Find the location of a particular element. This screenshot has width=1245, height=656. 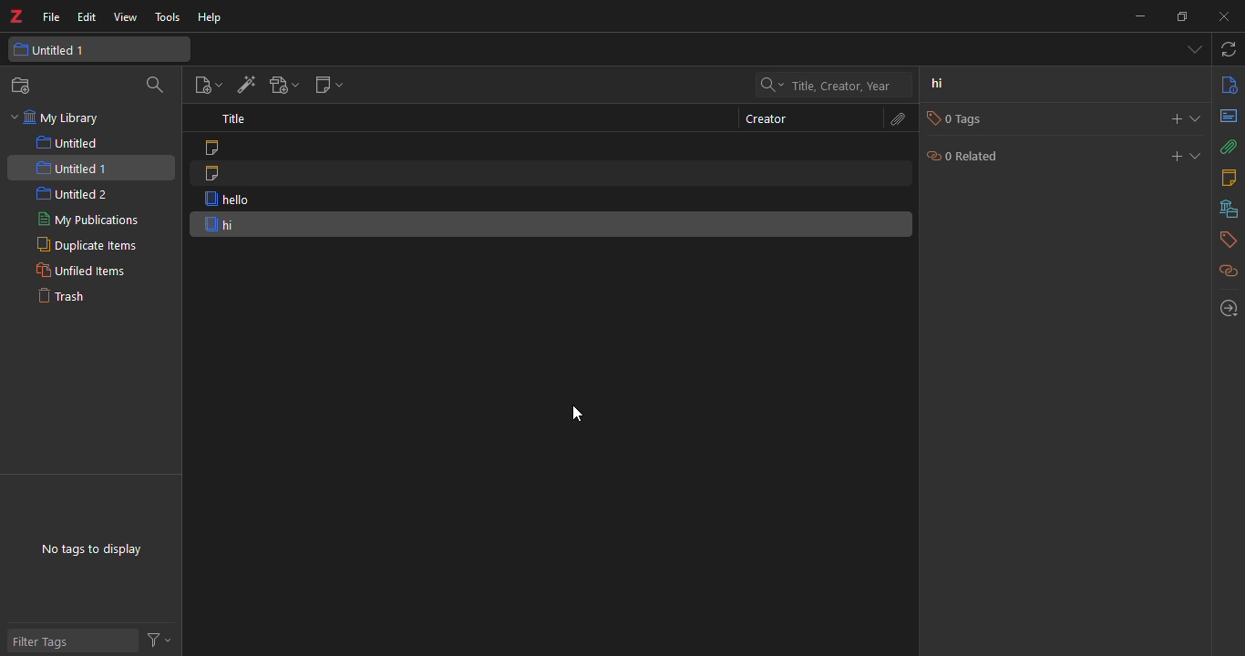

hello is located at coordinates (228, 199).